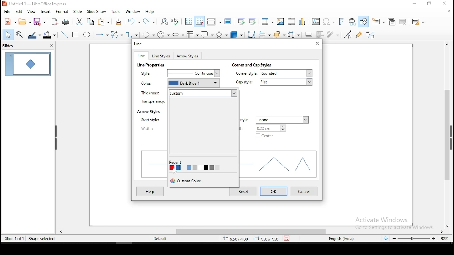 The image size is (454, 255). What do you see at coordinates (162, 56) in the screenshot?
I see `line styles` at bounding box center [162, 56].